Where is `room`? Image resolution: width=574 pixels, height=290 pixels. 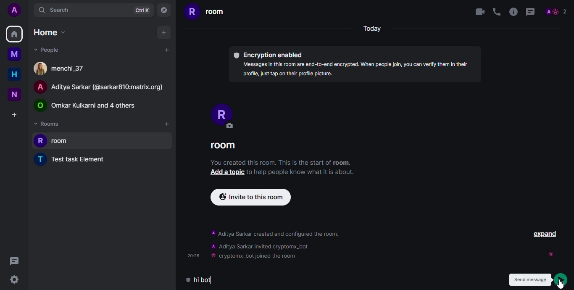
room is located at coordinates (54, 139).